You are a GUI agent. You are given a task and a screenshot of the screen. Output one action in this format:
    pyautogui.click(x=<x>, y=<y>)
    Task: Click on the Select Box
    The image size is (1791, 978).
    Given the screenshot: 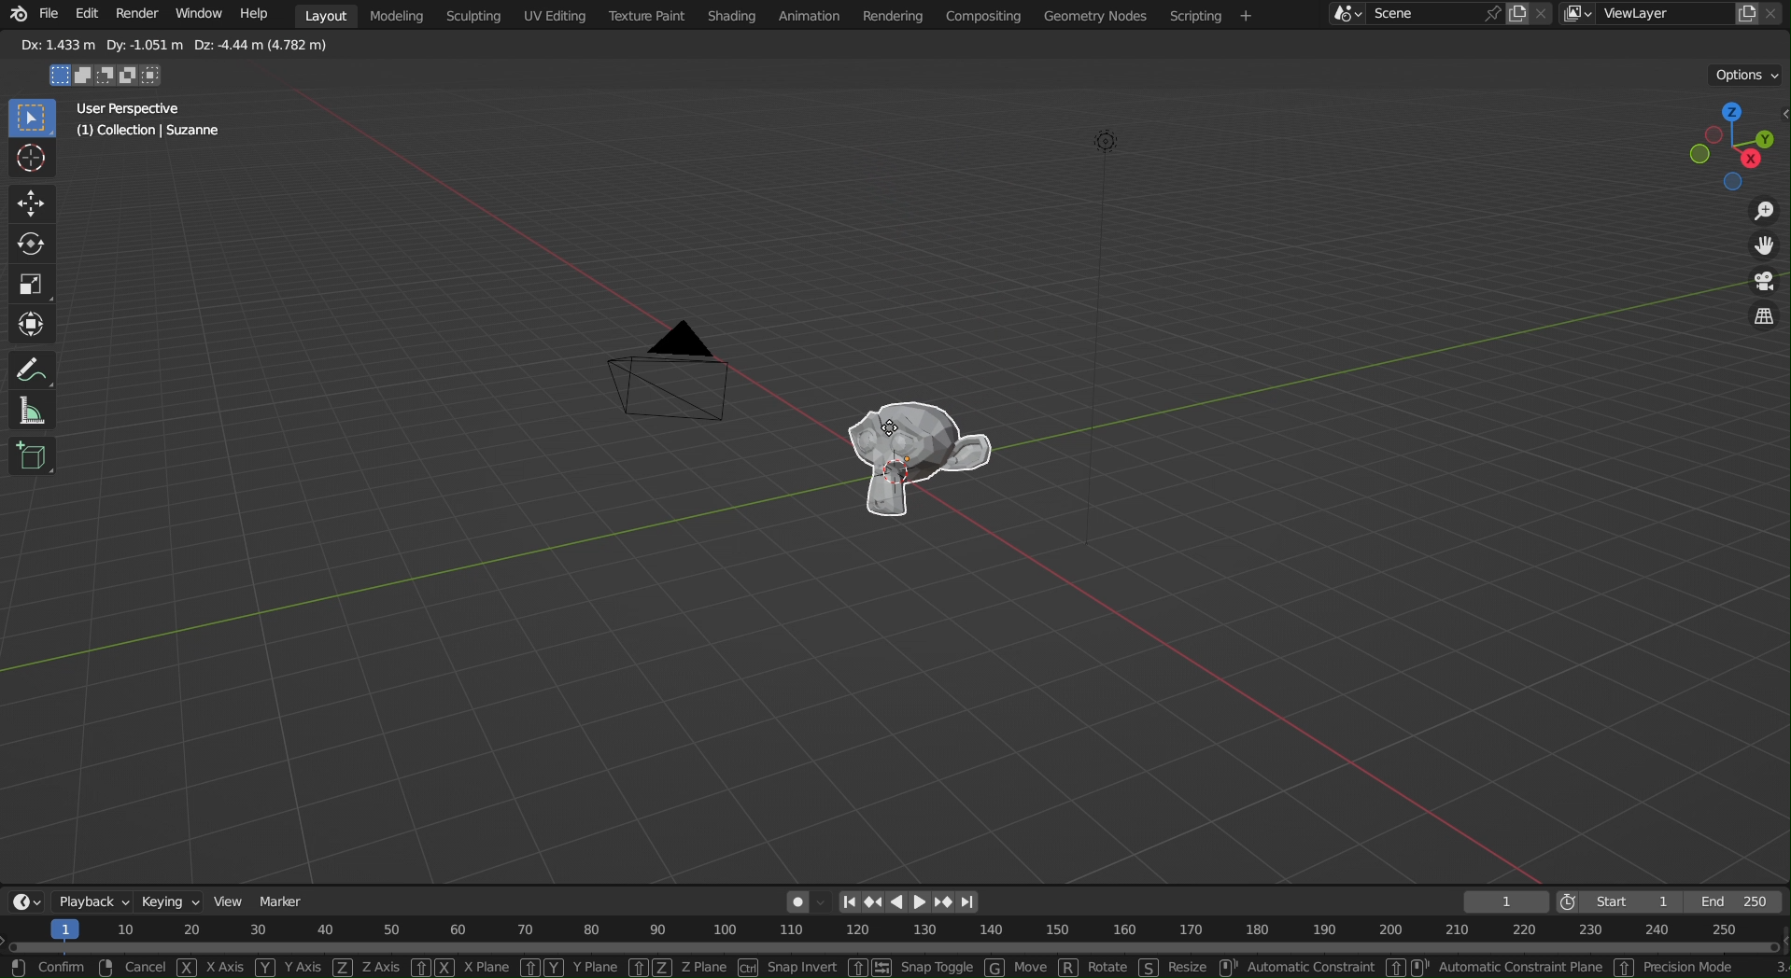 What is the action you would take?
    pyautogui.click(x=32, y=117)
    